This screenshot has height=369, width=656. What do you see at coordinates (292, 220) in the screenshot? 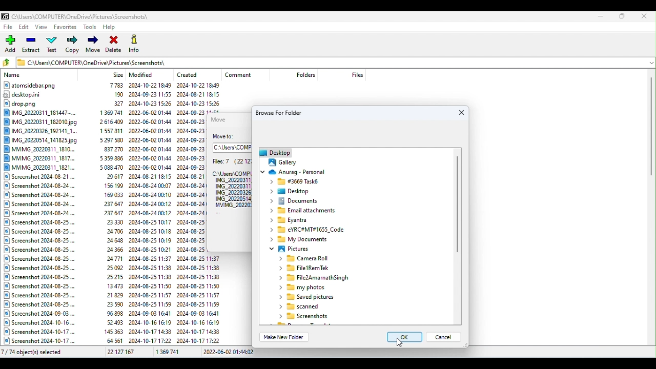
I see `Folder` at bounding box center [292, 220].